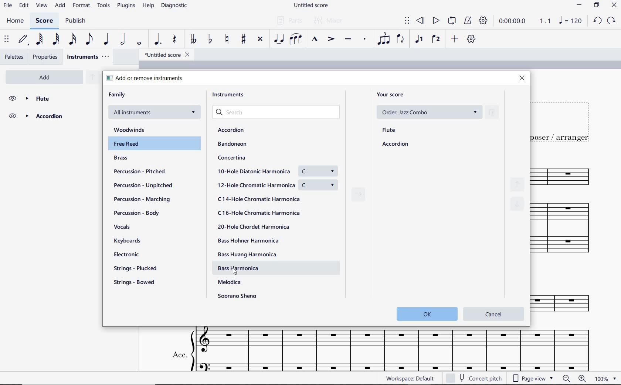  I want to click on select to move, so click(407, 21).